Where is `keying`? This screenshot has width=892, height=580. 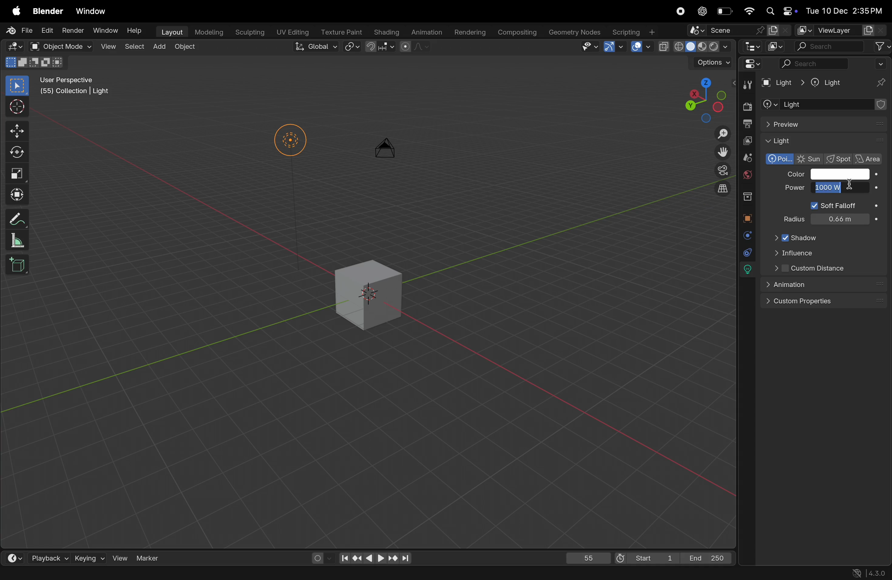
keying is located at coordinates (90, 557).